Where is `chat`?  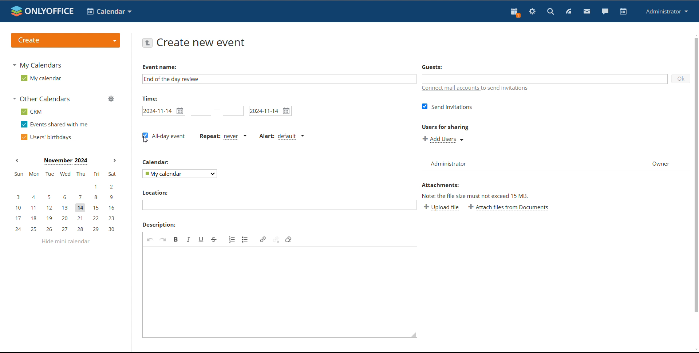
chat is located at coordinates (605, 12).